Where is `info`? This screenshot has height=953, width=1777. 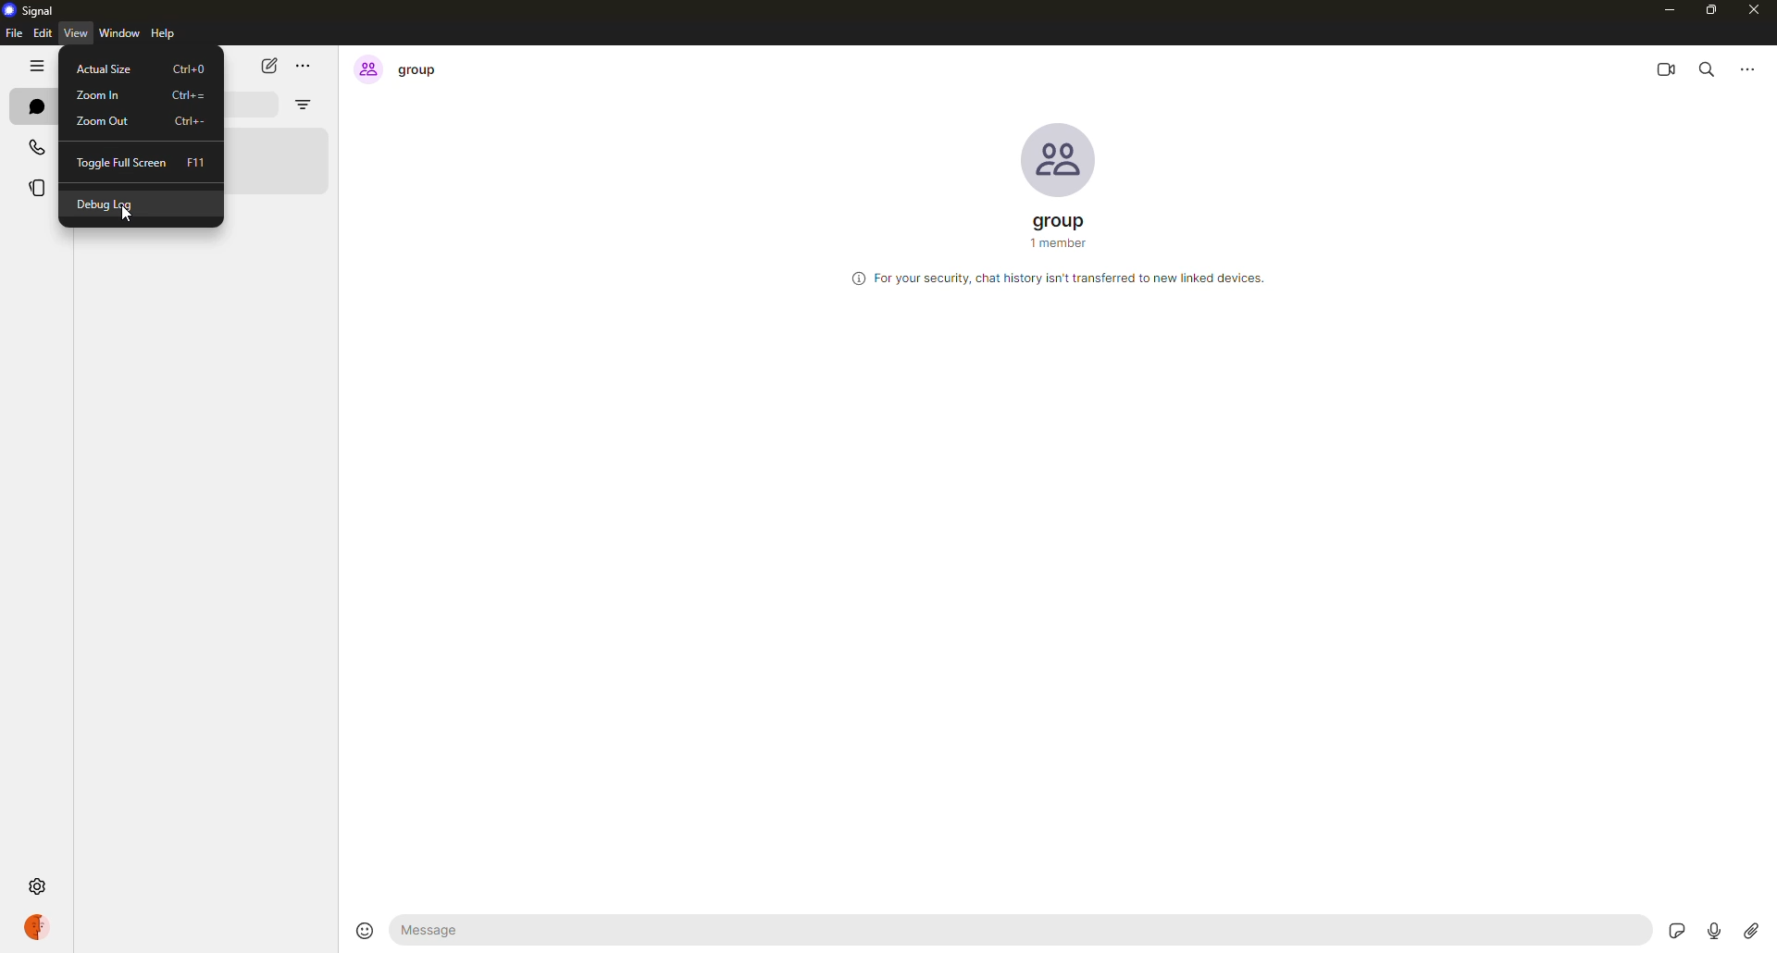
info is located at coordinates (1056, 279).